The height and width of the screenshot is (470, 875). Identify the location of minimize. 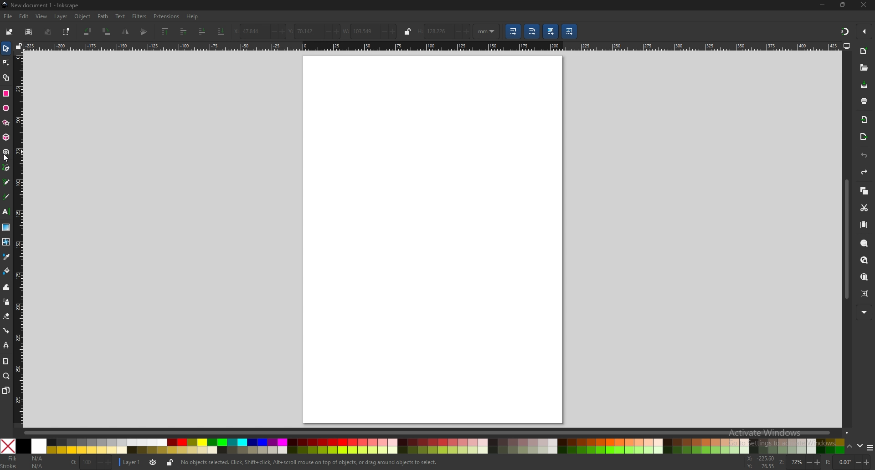
(822, 5).